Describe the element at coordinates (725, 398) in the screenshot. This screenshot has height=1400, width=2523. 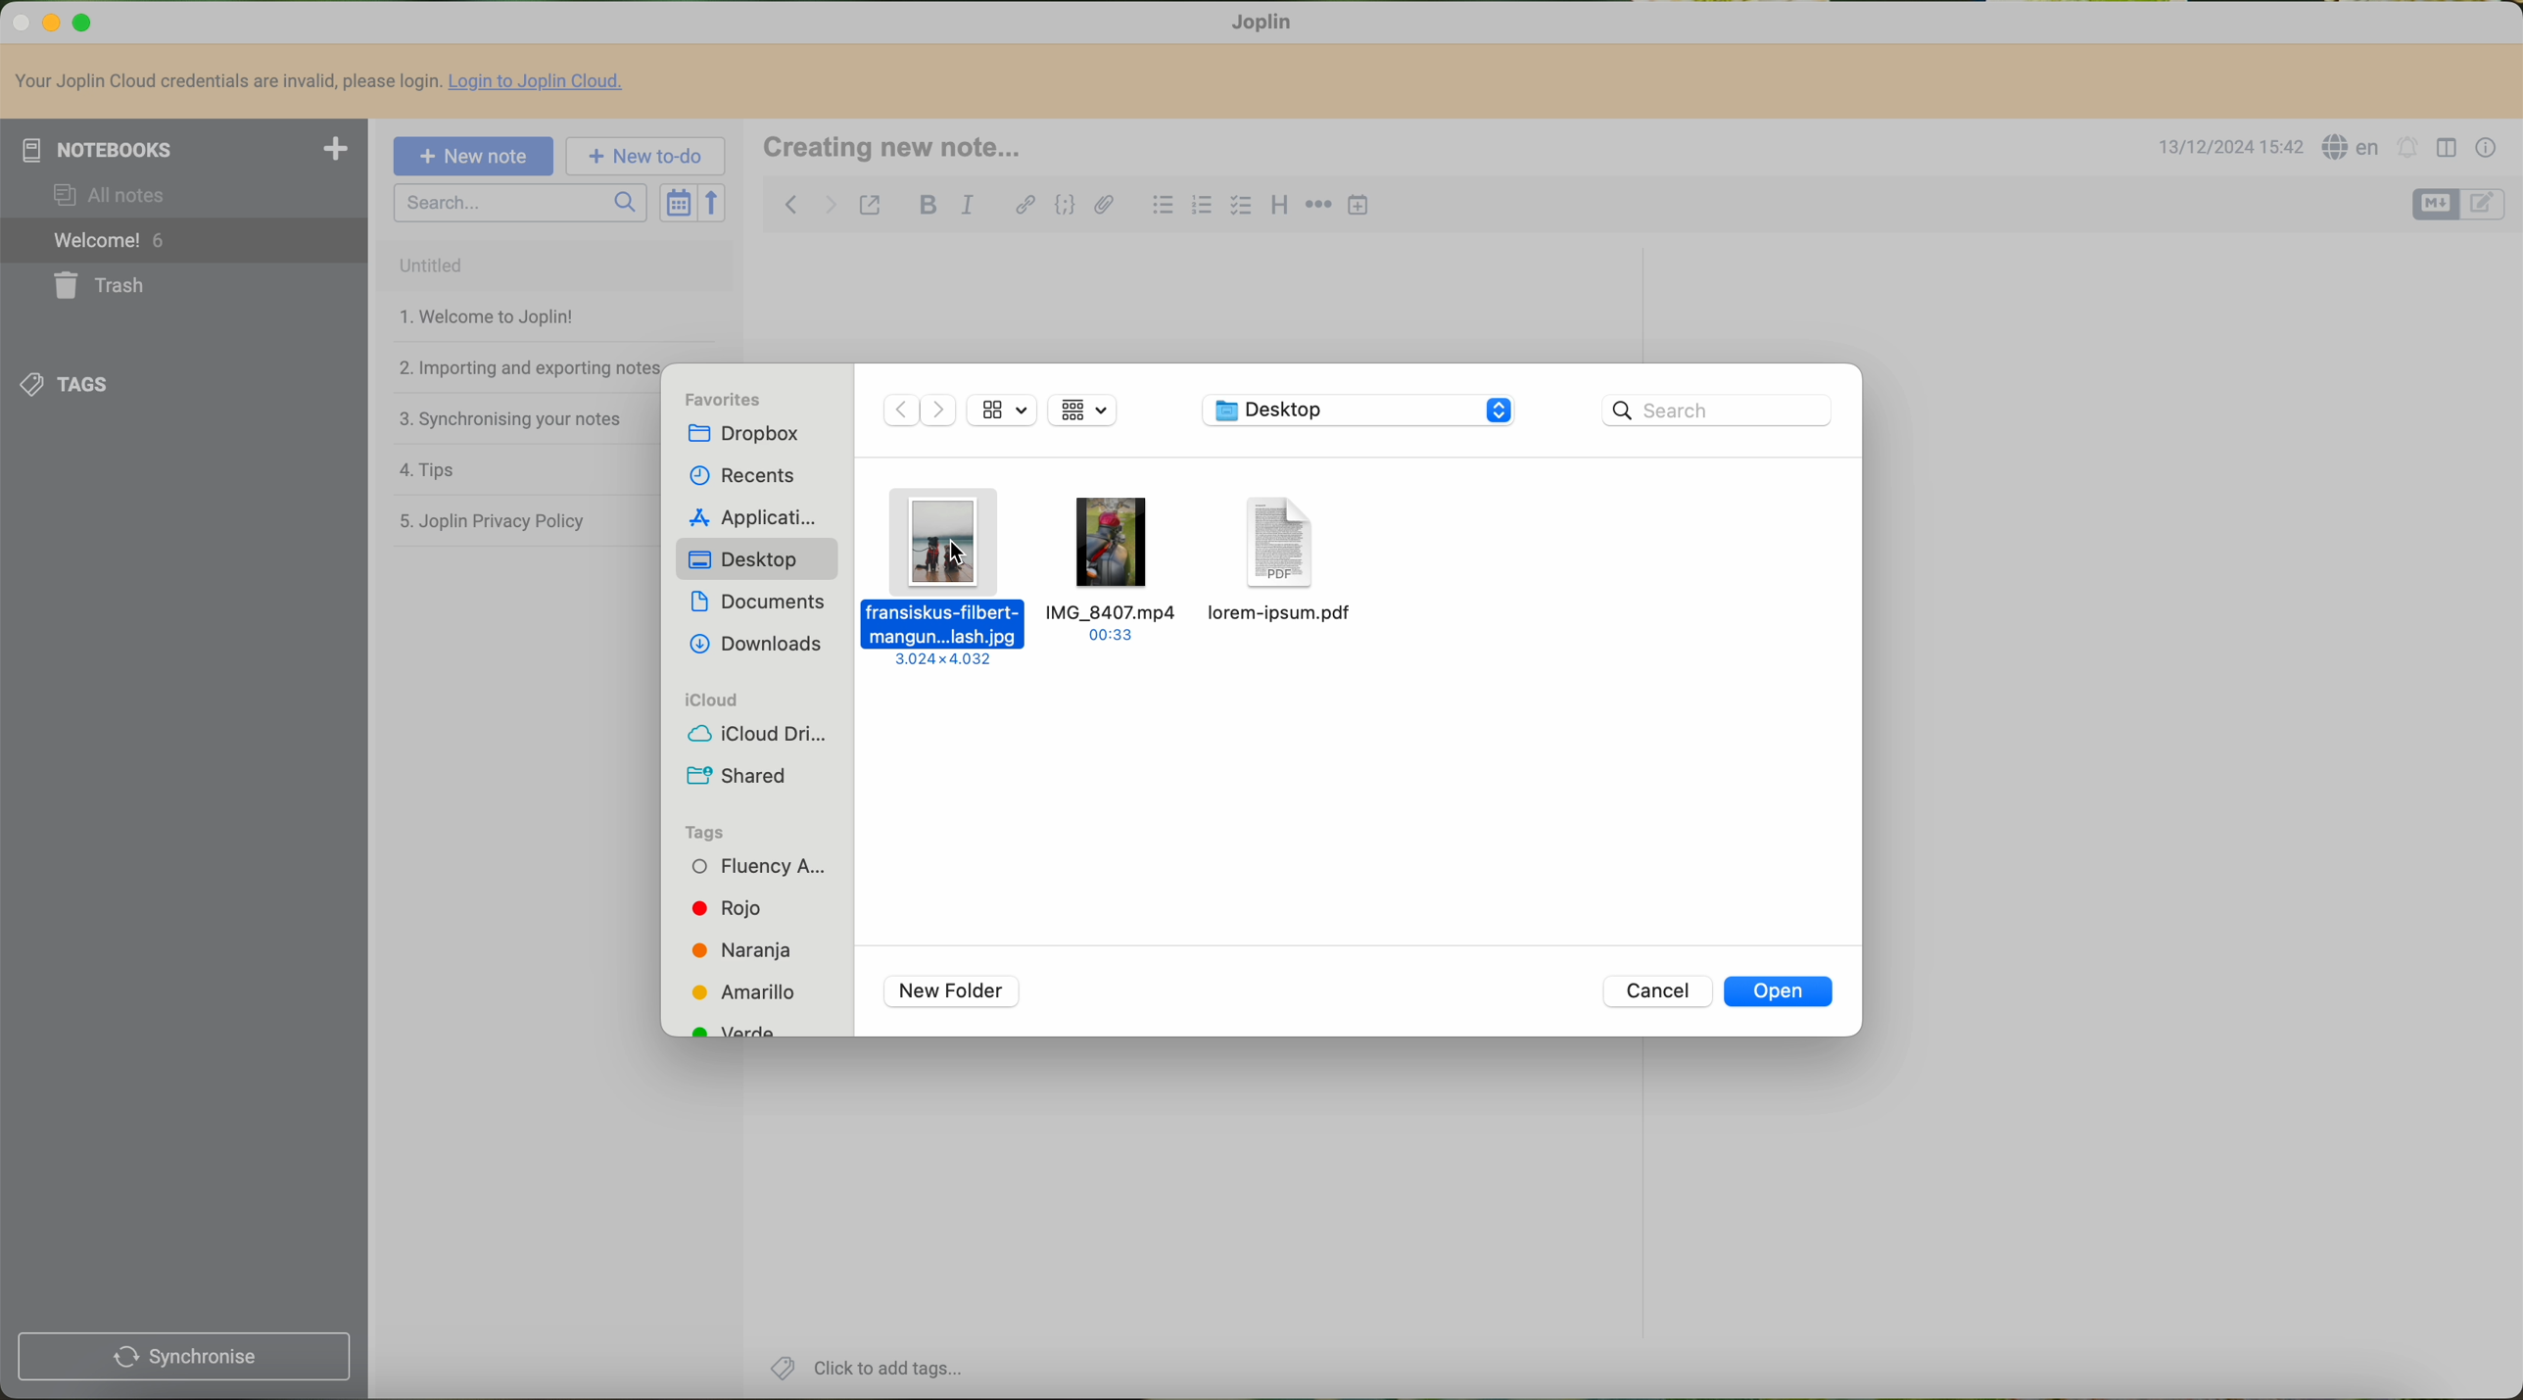
I see `favorites` at that location.